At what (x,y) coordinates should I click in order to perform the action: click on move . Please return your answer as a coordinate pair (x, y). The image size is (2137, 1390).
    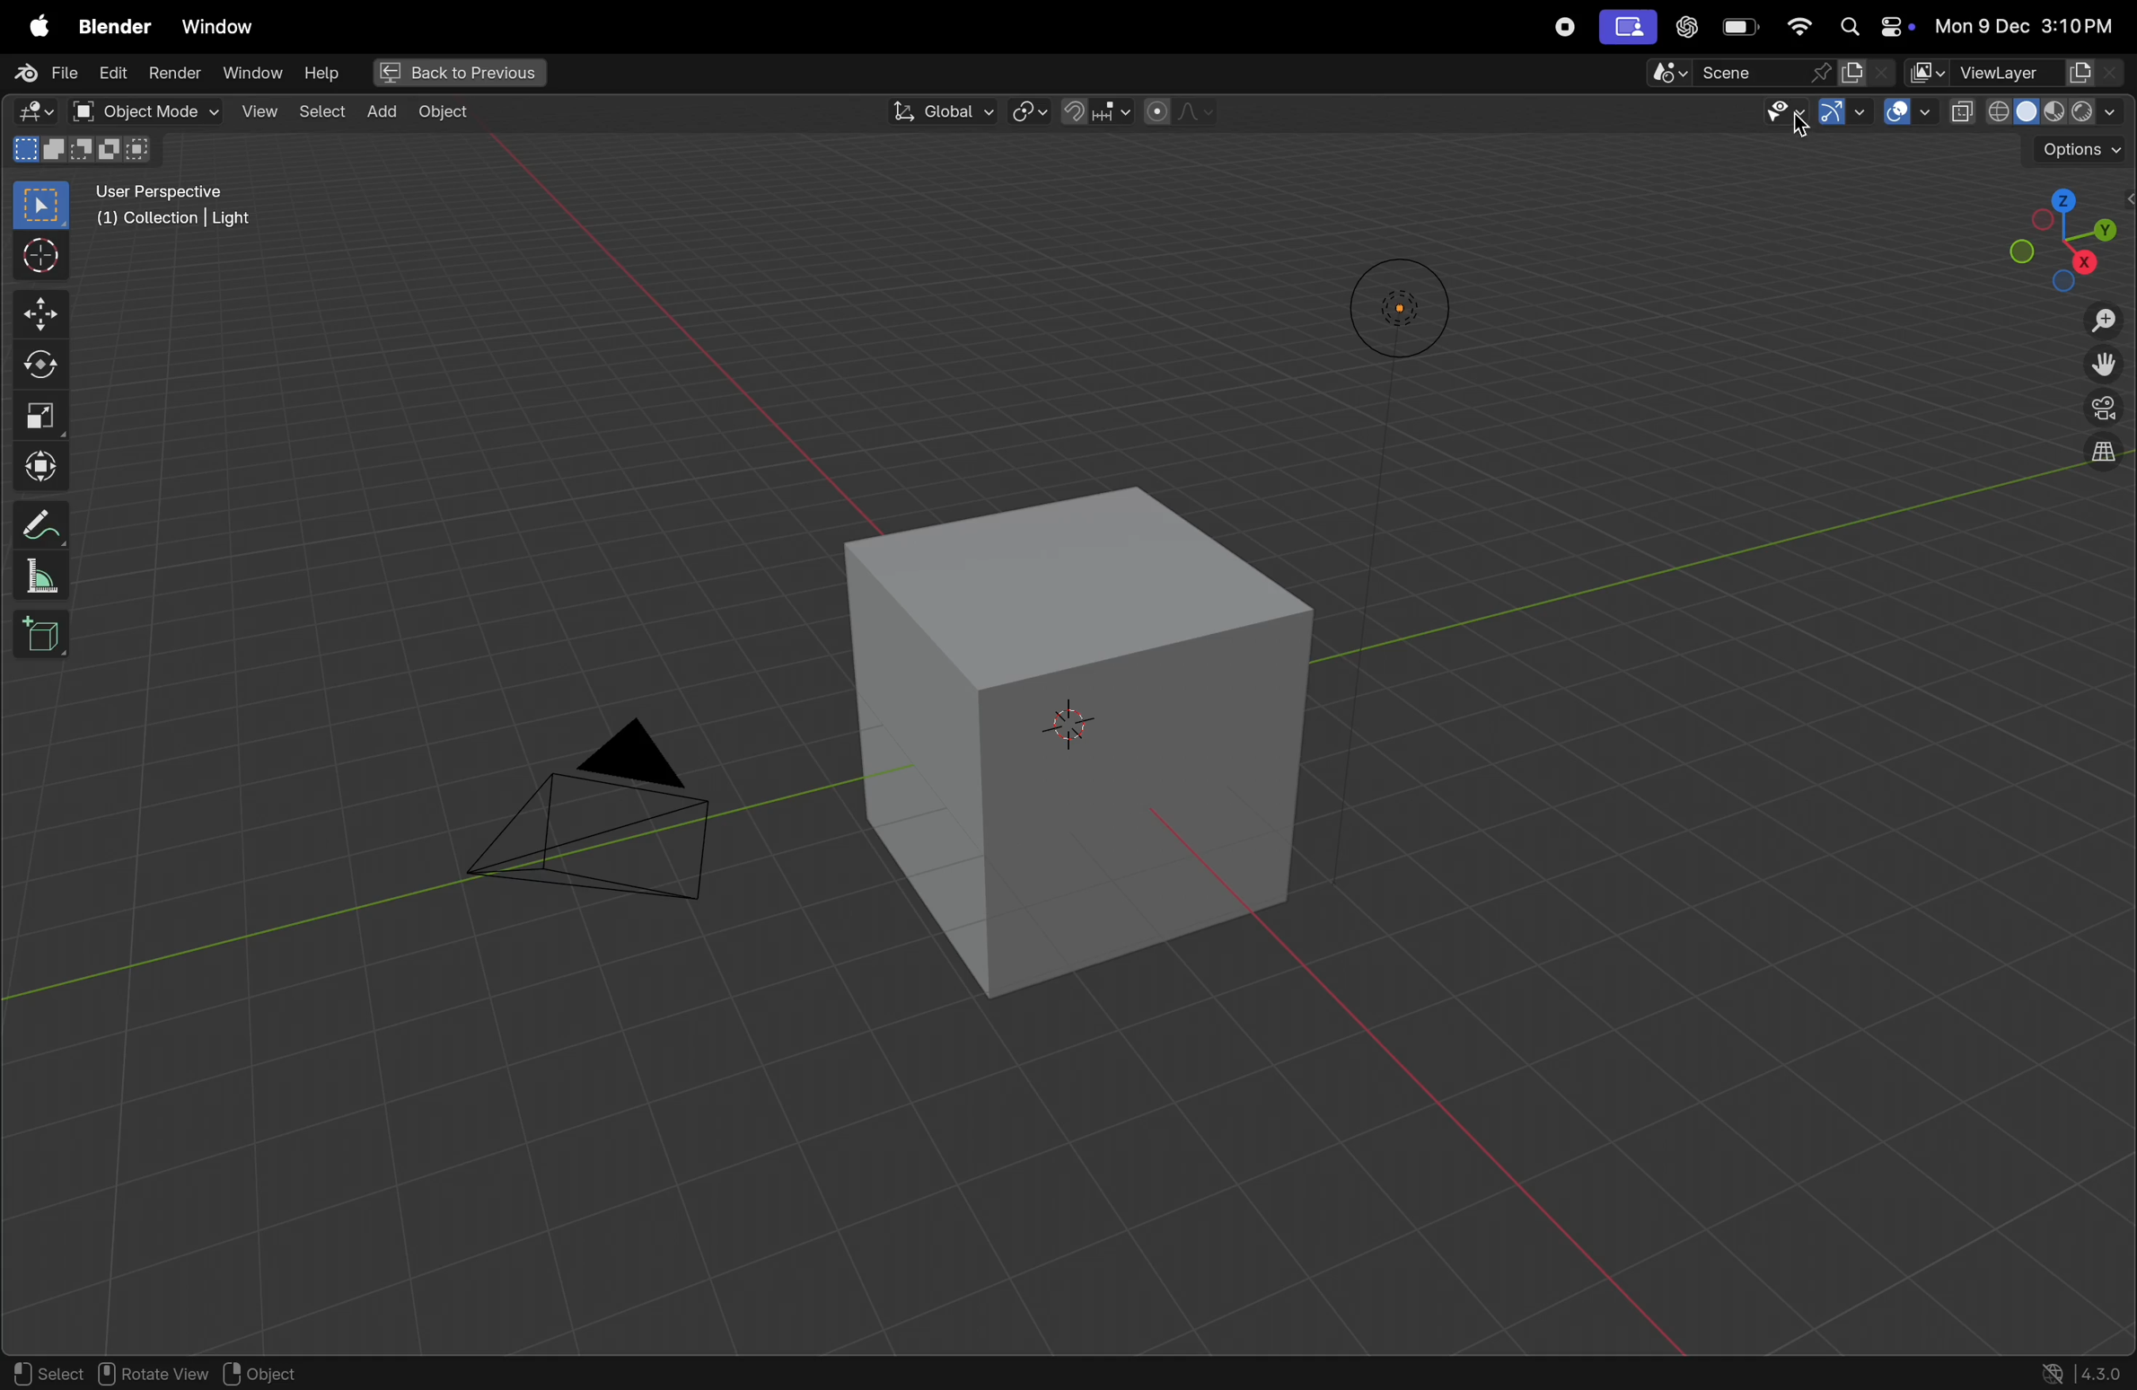
    Looking at the image, I should click on (38, 315).